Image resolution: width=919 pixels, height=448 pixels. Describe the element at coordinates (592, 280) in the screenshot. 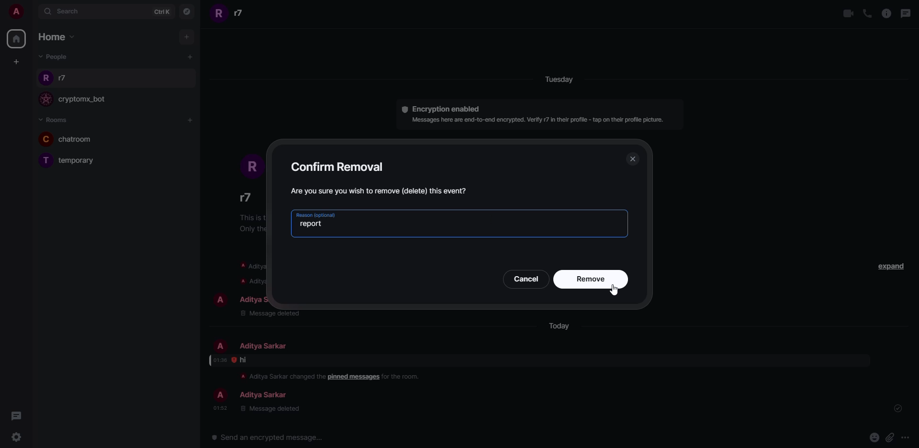

I see `remove` at that location.